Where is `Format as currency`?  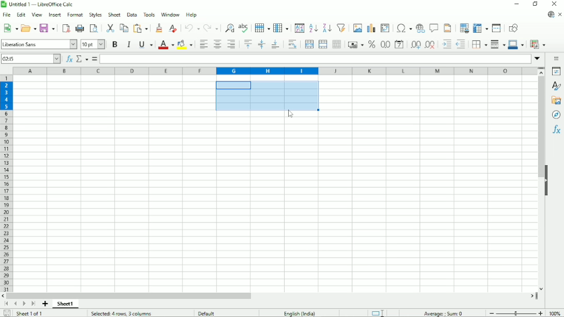 Format as currency is located at coordinates (355, 44).